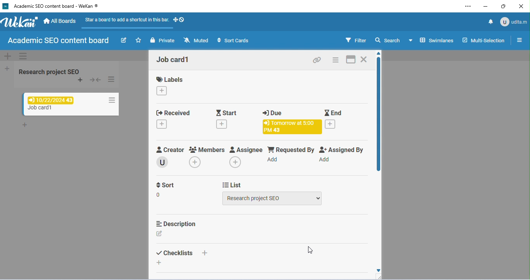 The image size is (530, 280). Describe the element at coordinates (95, 80) in the screenshot. I see `collapse` at that location.